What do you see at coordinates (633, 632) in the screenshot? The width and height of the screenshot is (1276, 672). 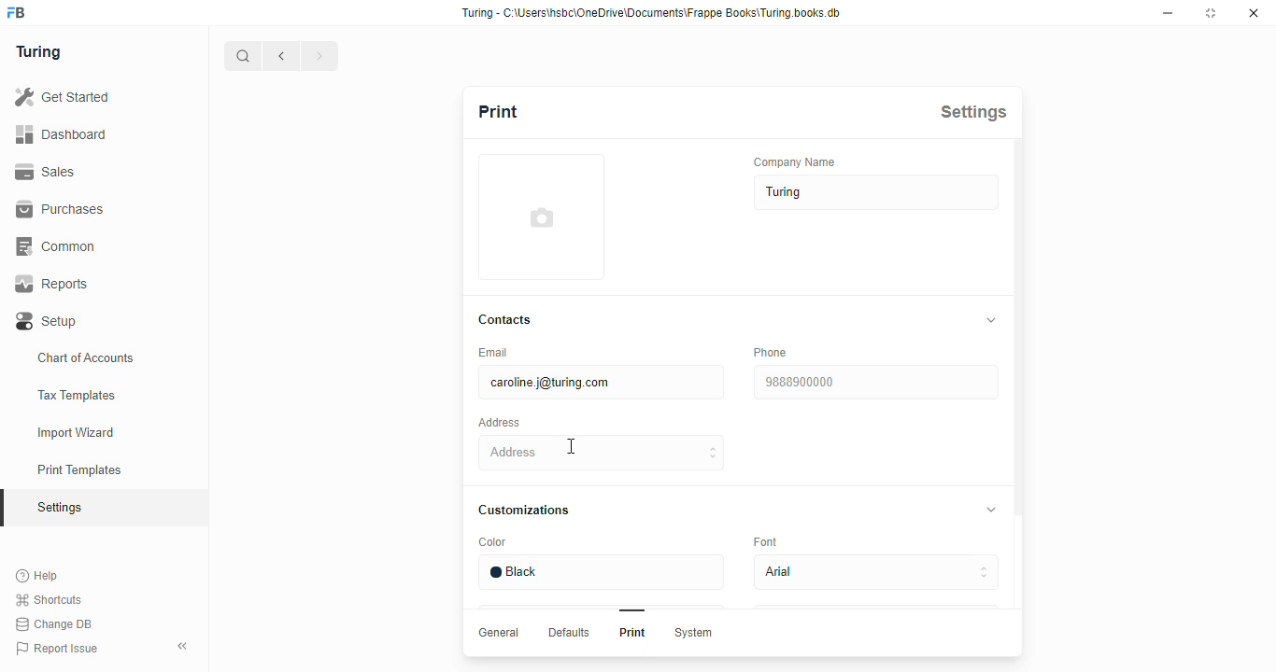 I see `Print` at bounding box center [633, 632].